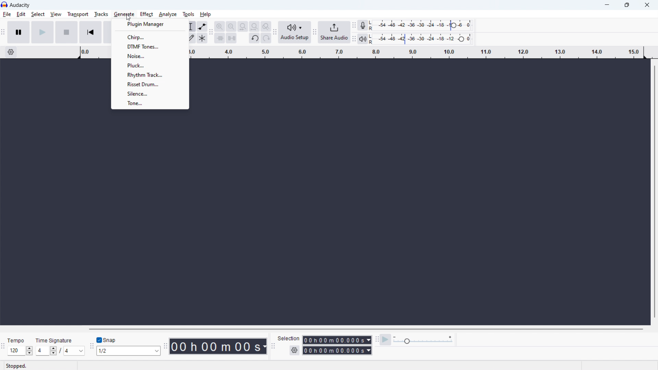 This screenshot has width=658, height=370. Describe the element at coordinates (377, 340) in the screenshot. I see `play at speed toolbar` at that location.